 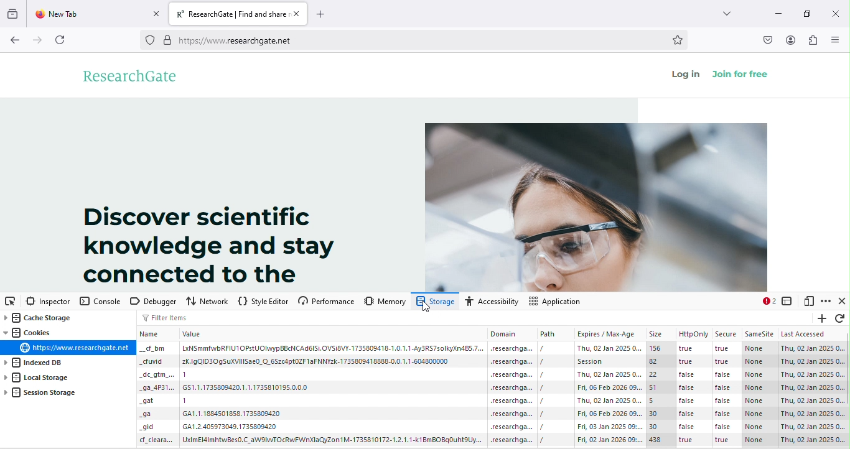 What do you see at coordinates (544, 415) in the screenshot?
I see `/` at bounding box center [544, 415].